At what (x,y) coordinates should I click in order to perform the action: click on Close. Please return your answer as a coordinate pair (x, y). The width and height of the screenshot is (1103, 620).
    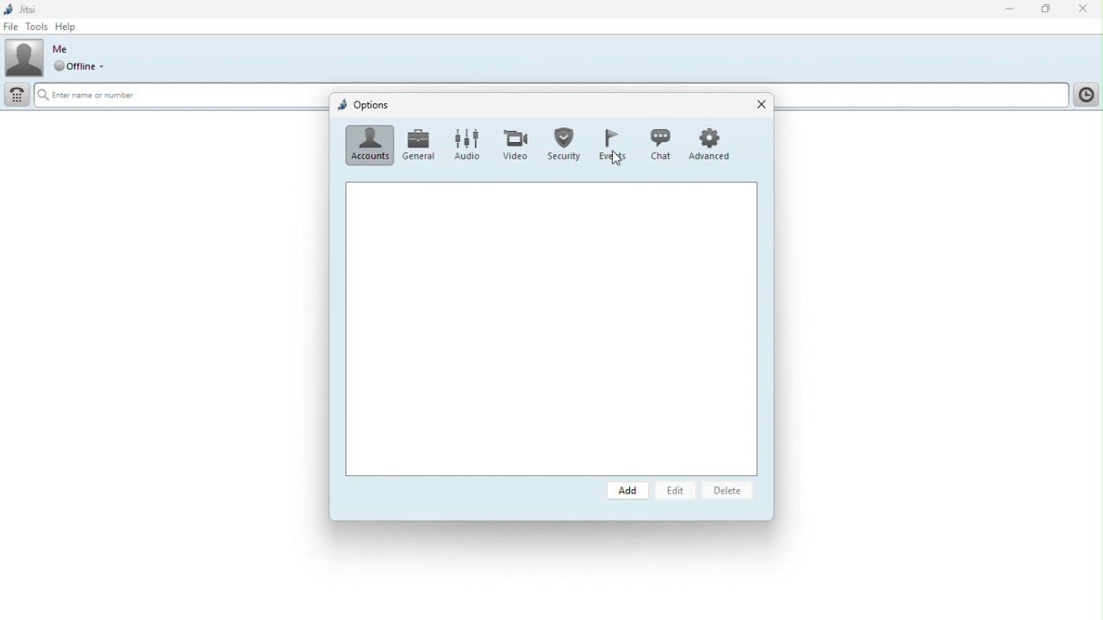
    Looking at the image, I should click on (757, 105).